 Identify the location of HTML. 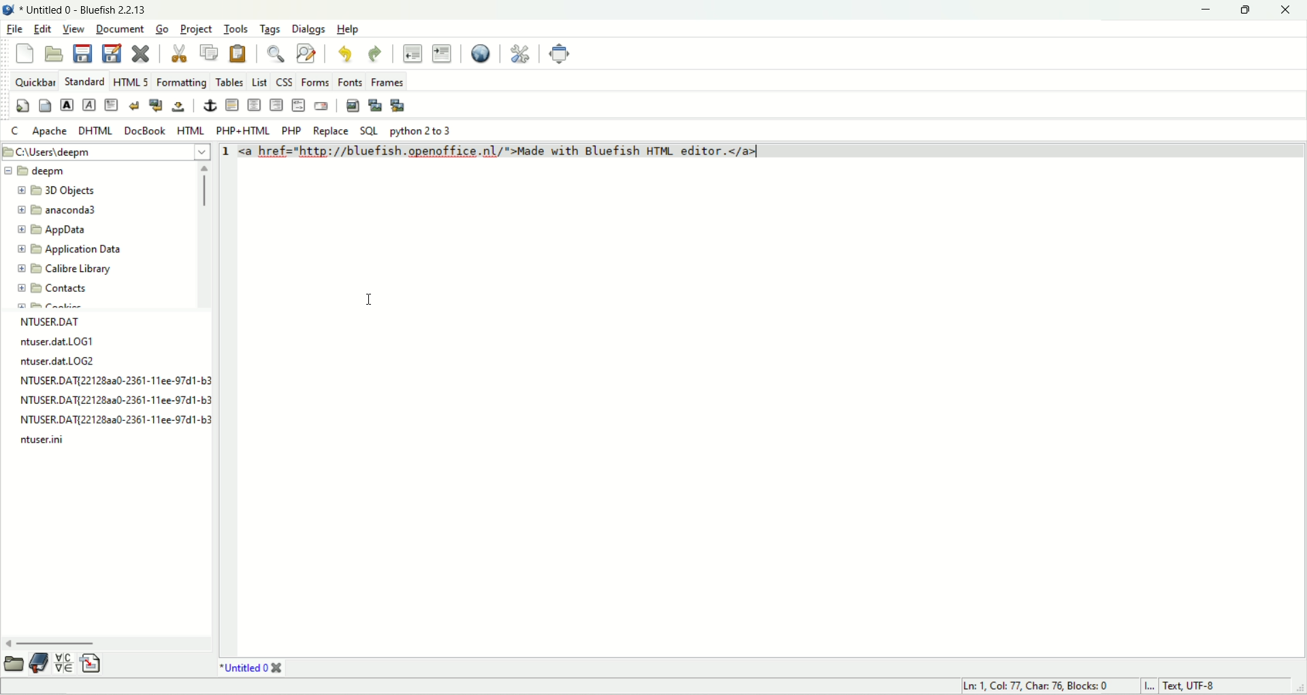
(193, 131).